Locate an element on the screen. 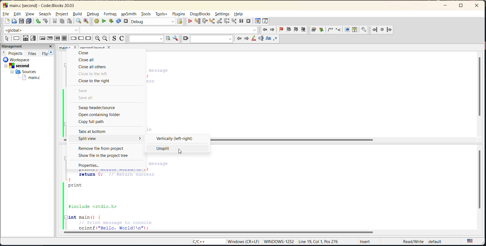 Image resolution: width=486 pixels, height=246 pixels. view is located at coordinates (30, 14).